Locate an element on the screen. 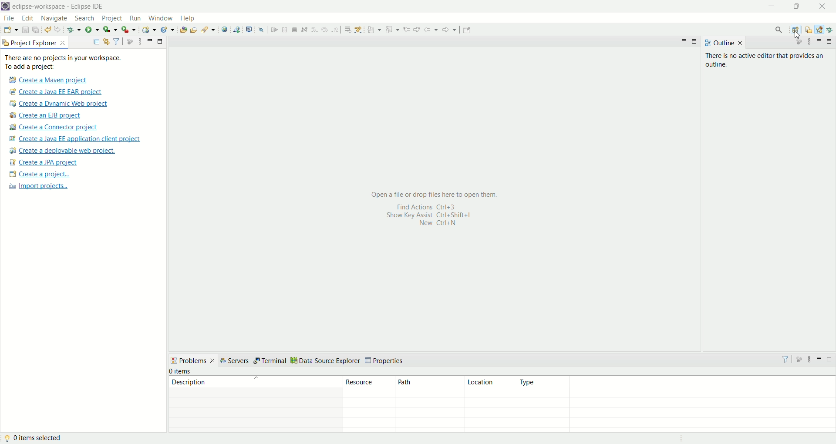  drop to frame is located at coordinates (347, 30).